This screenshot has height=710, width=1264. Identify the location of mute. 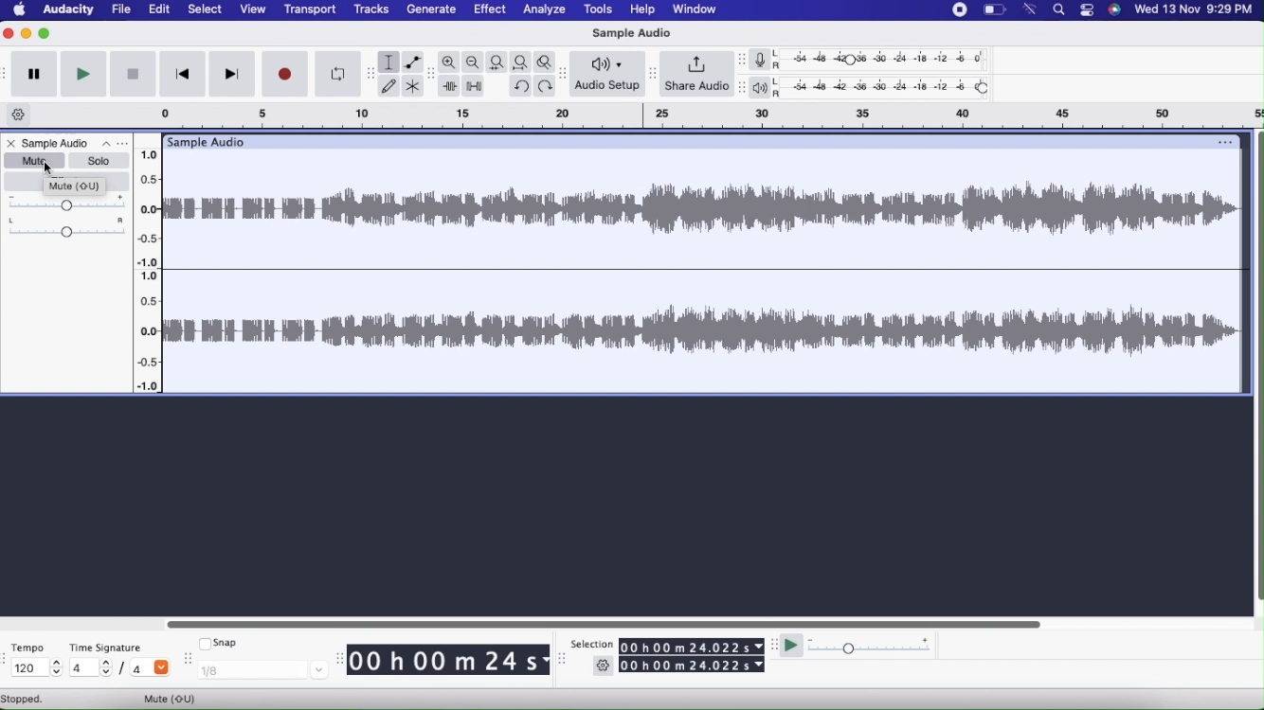
(78, 186).